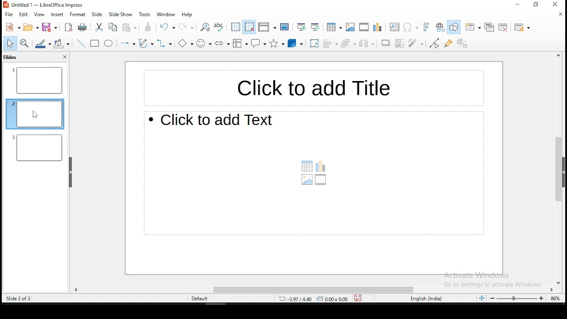 This screenshot has width=567, height=319. Describe the element at coordinates (239, 44) in the screenshot. I see `flowchart` at that location.